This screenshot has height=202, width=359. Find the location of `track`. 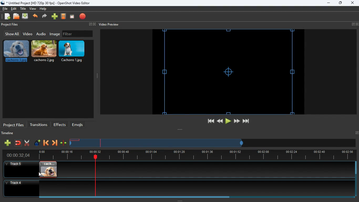

track is located at coordinates (174, 188).